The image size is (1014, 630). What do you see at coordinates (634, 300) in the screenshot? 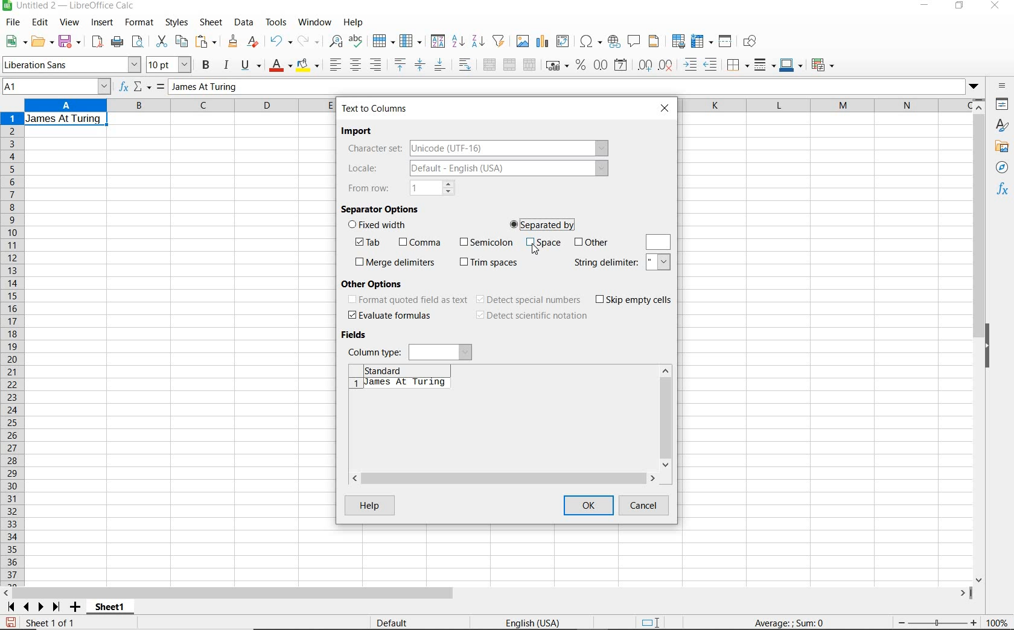
I see `skip empty cells` at bounding box center [634, 300].